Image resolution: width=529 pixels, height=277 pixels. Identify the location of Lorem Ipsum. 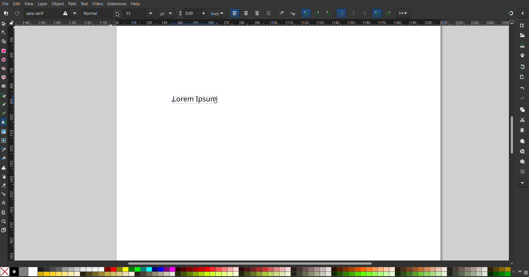
(195, 101).